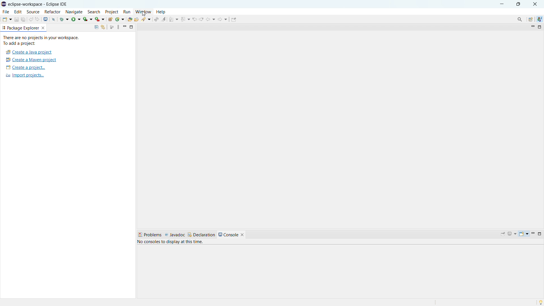 Image resolution: width=544 pixels, height=306 pixels. I want to click on open console, so click(45, 19).